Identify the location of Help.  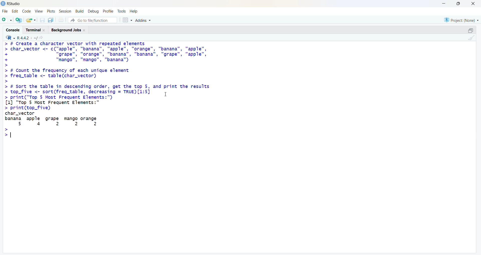
(136, 12).